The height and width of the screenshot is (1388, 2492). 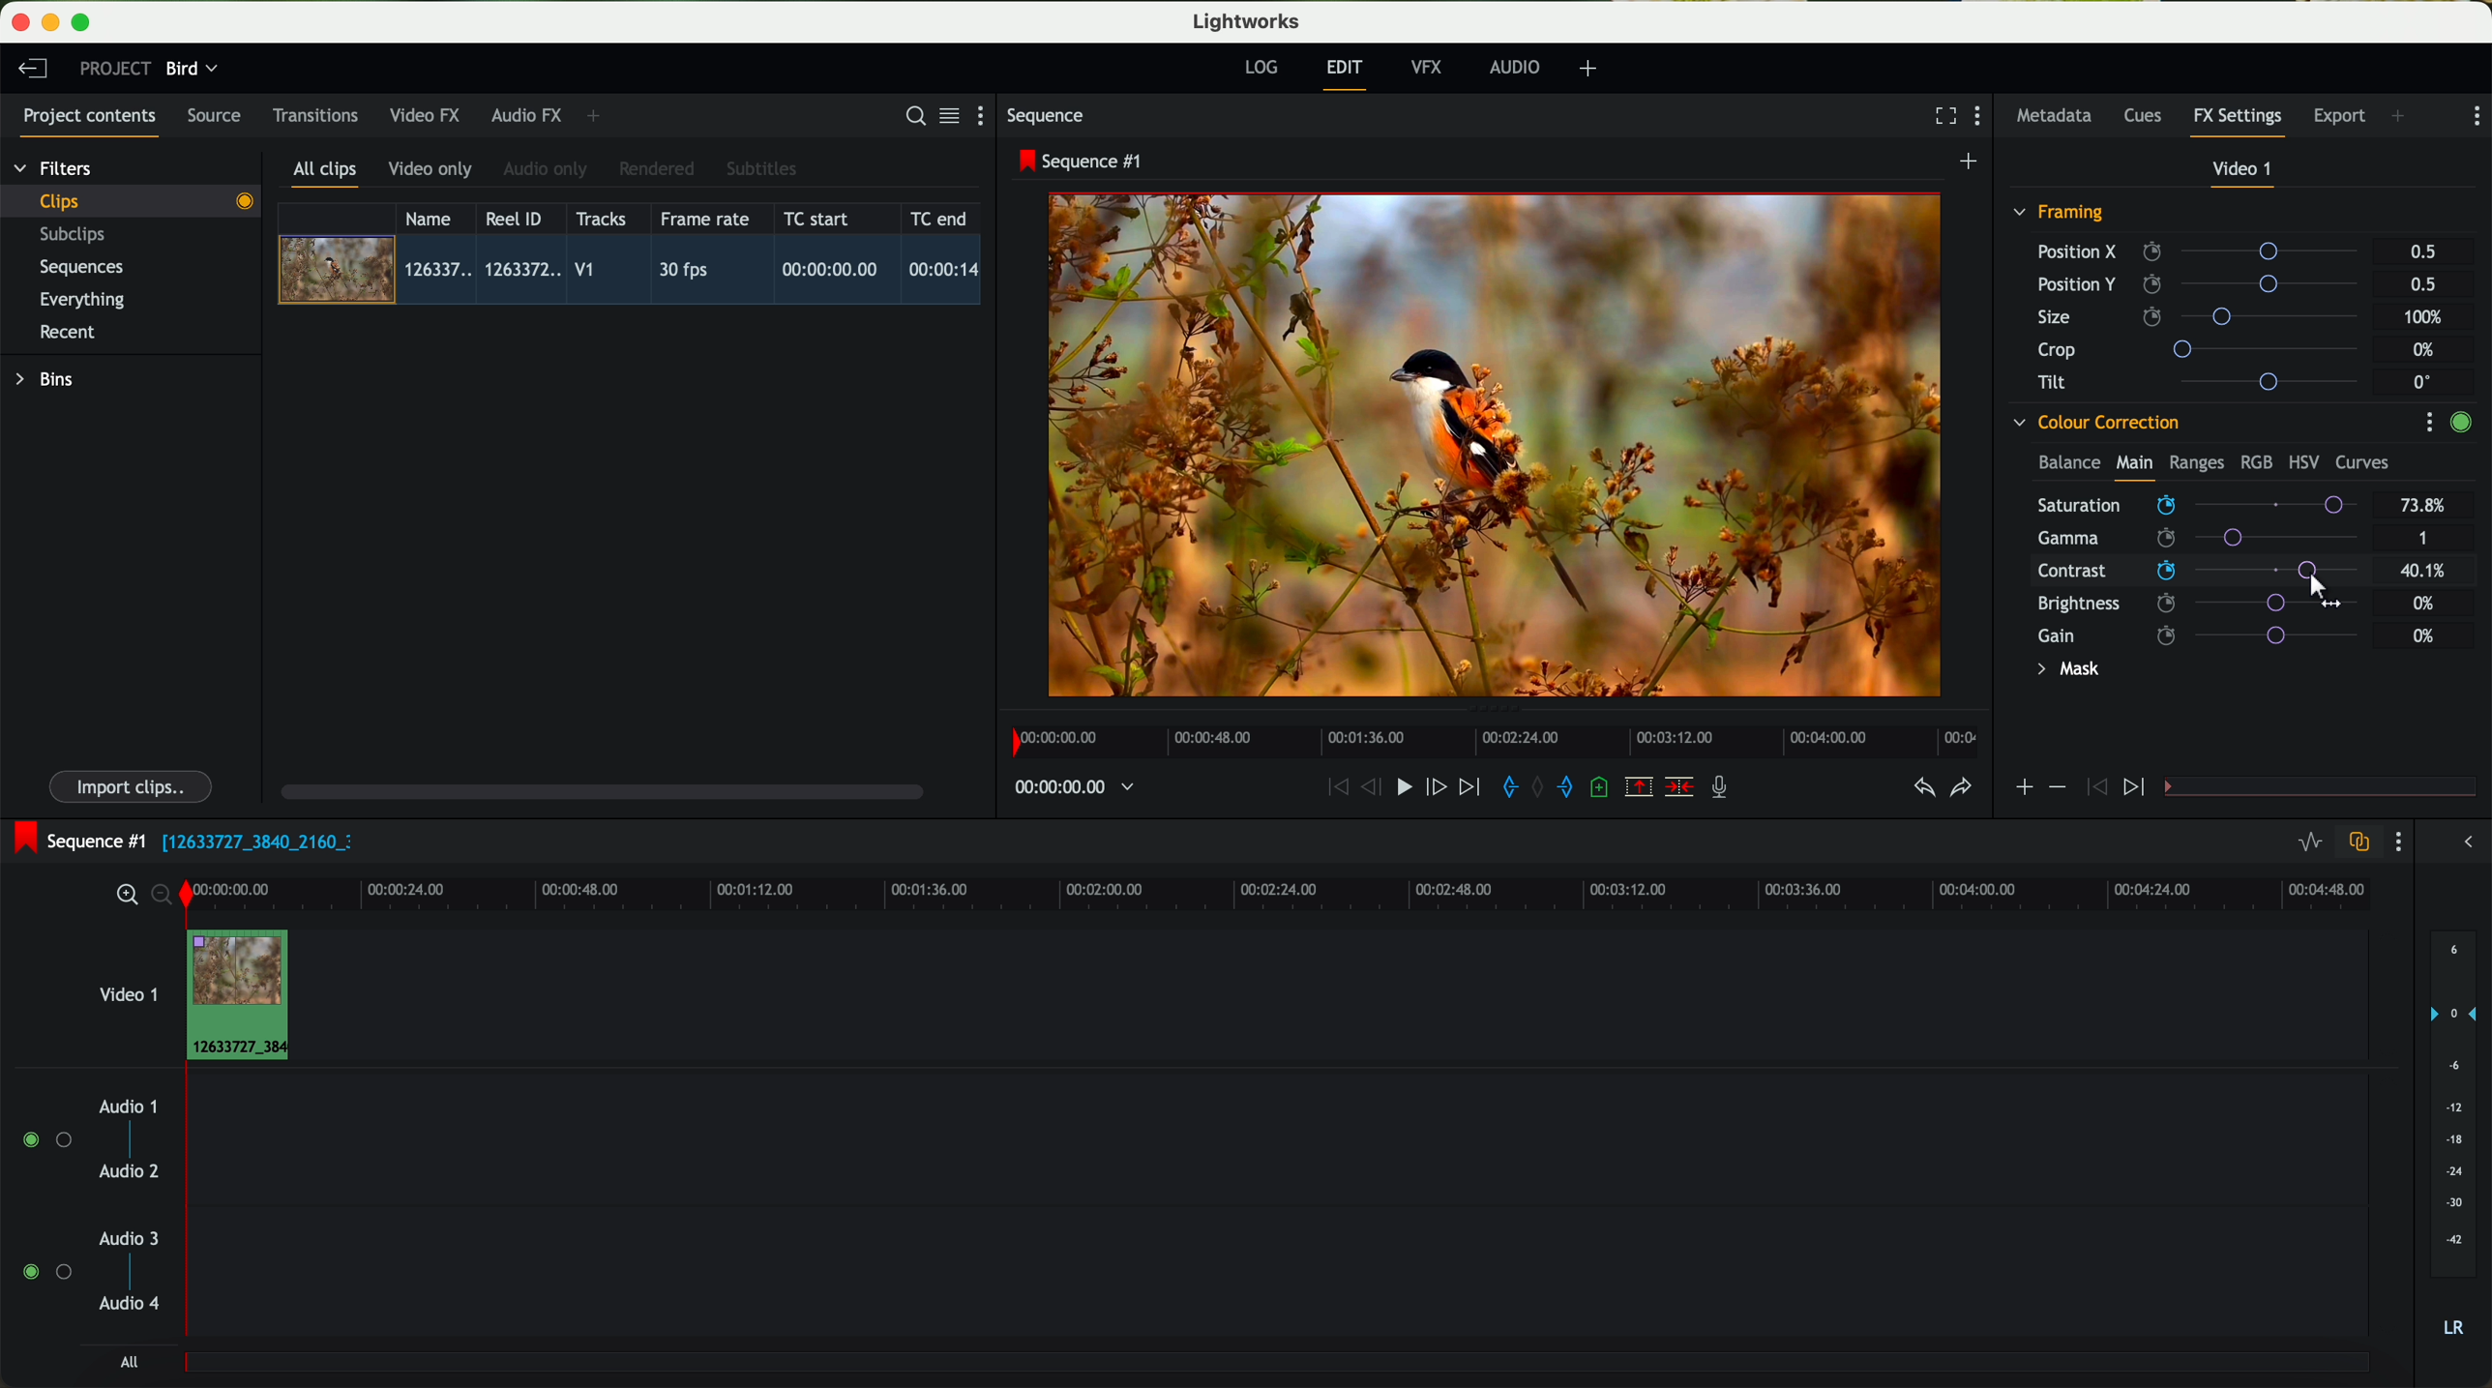 I want to click on cues, so click(x=2149, y=117).